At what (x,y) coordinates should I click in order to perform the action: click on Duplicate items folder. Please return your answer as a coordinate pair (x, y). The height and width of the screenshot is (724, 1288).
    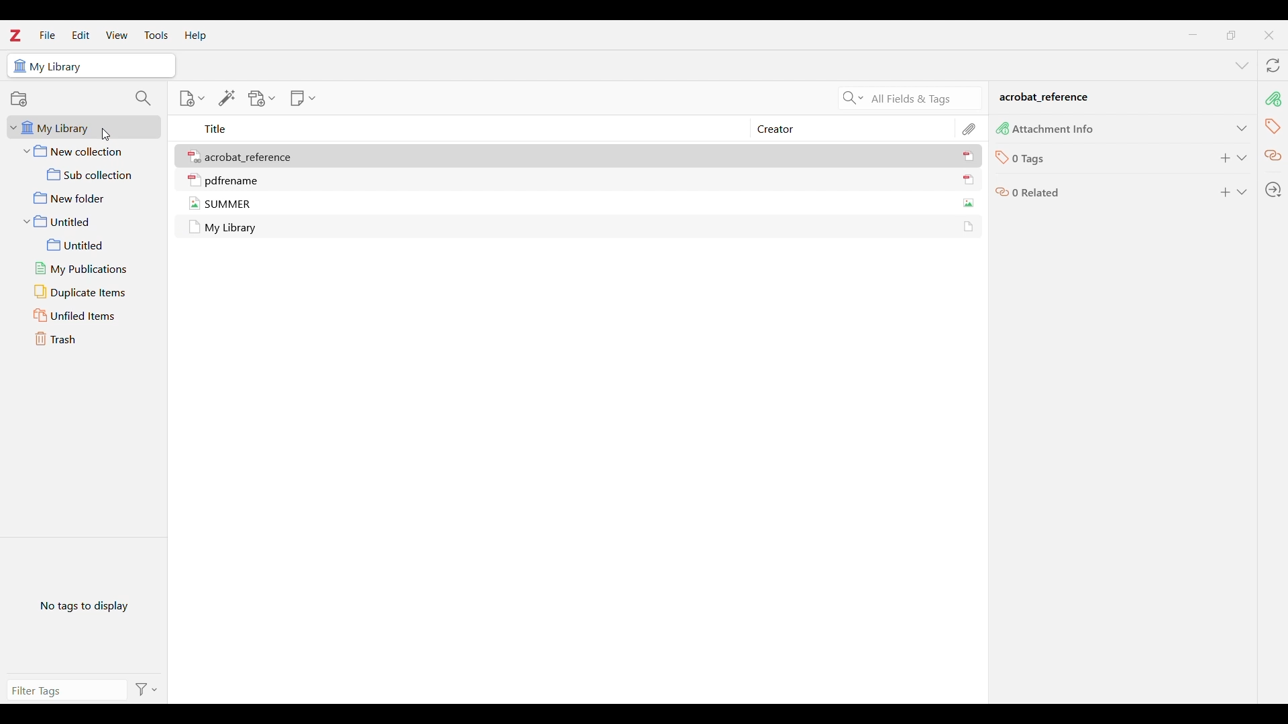
    Looking at the image, I should click on (89, 292).